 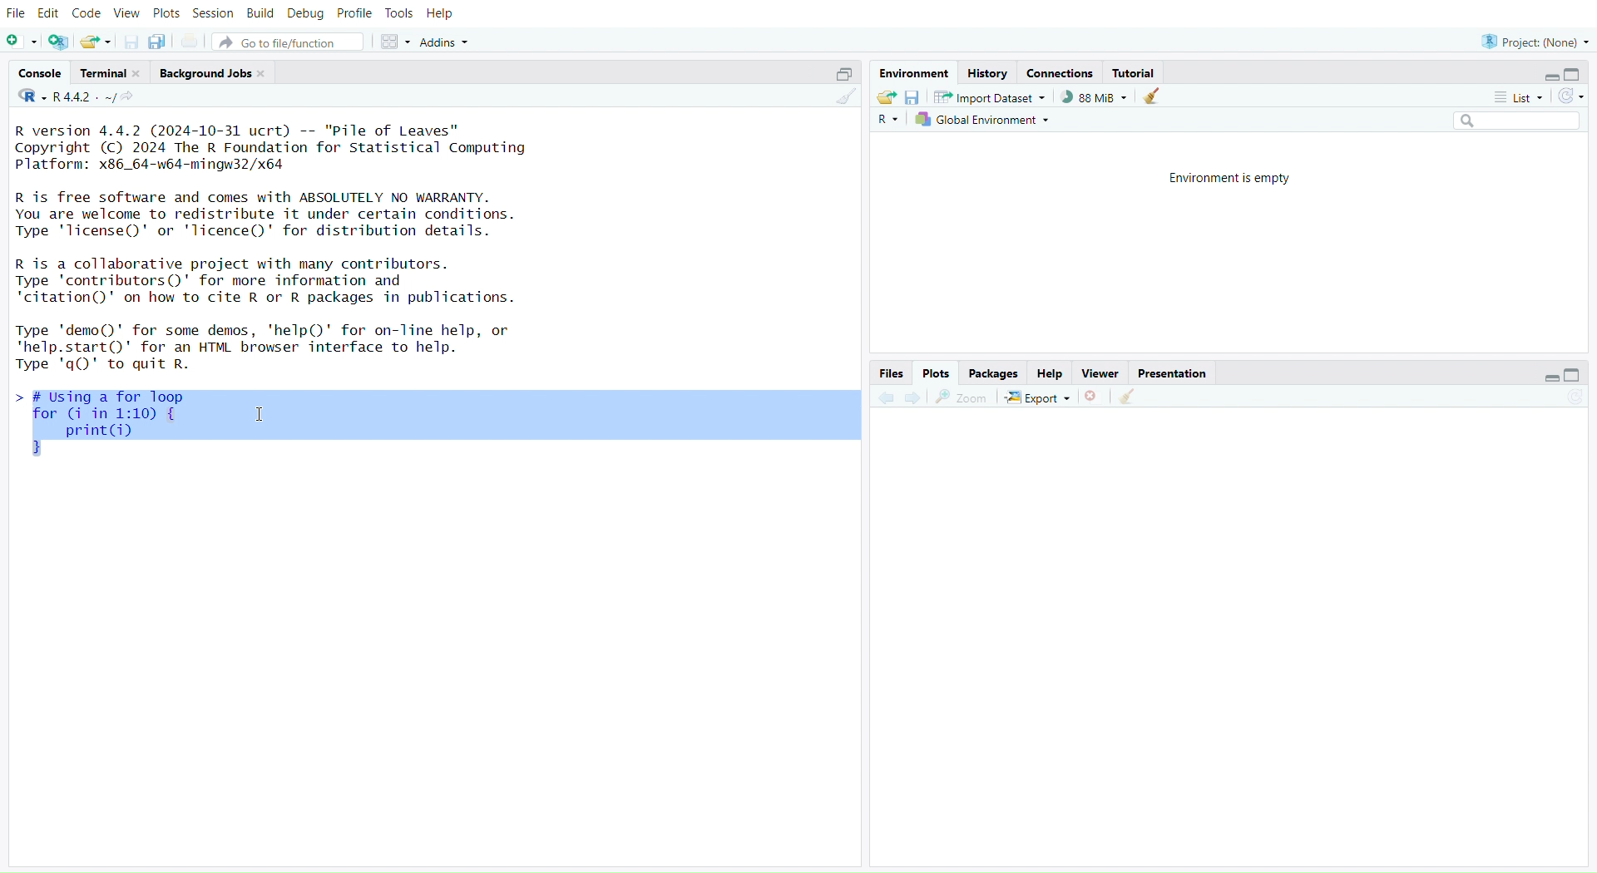 What do you see at coordinates (1051, 372) in the screenshot?
I see `help` at bounding box center [1051, 372].